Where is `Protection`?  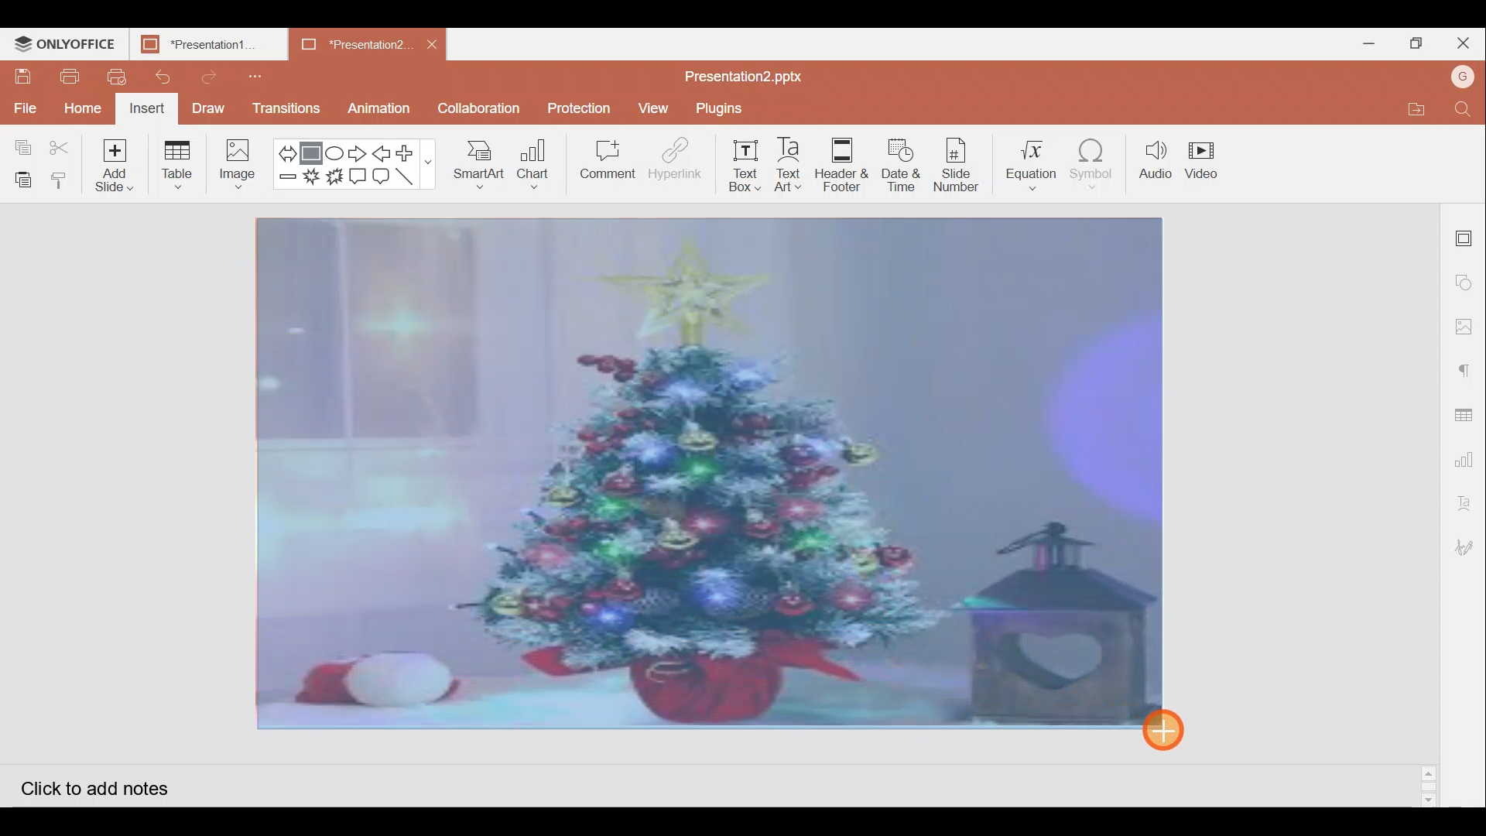
Protection is located at coordinates (575, 108).